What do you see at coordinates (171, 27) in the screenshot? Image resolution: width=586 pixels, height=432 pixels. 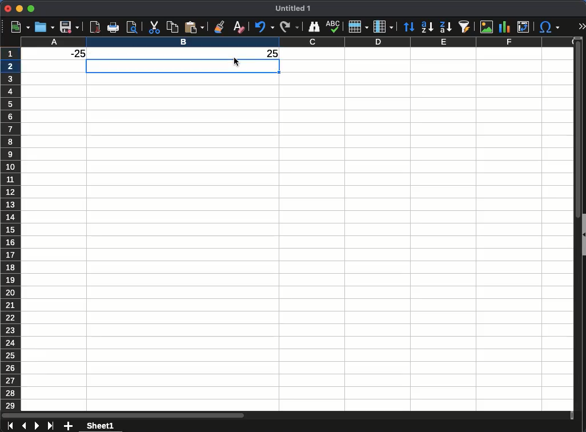 I see `paste` at bounding box center [171, 27].